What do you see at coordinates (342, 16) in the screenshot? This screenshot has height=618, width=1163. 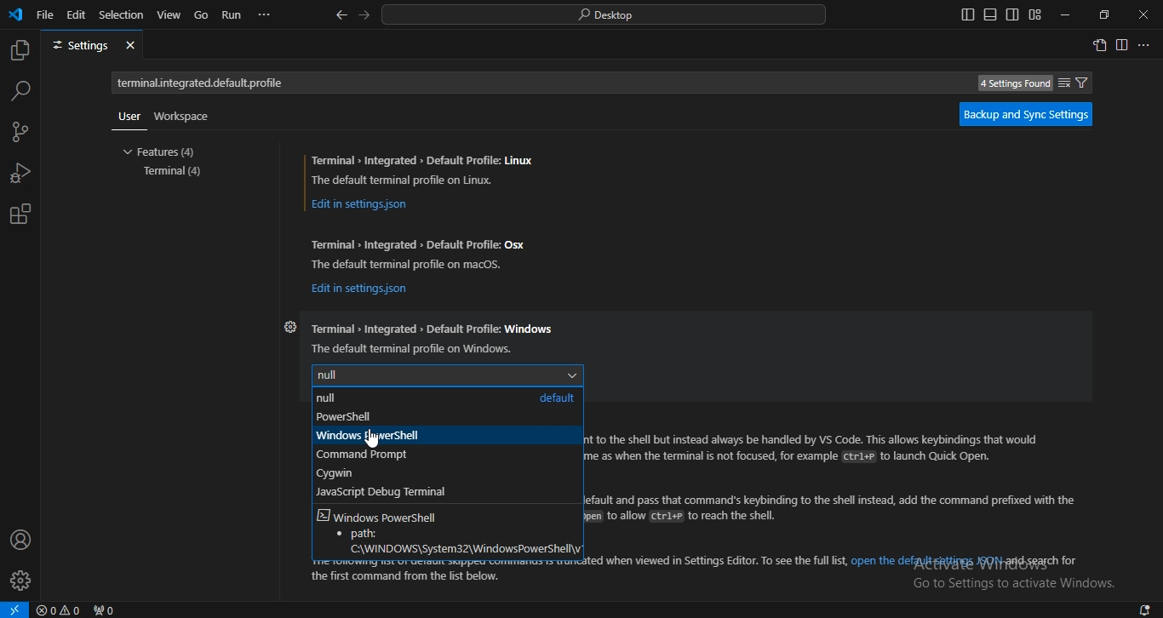 I see `go back` at bounding box center [342, 16].